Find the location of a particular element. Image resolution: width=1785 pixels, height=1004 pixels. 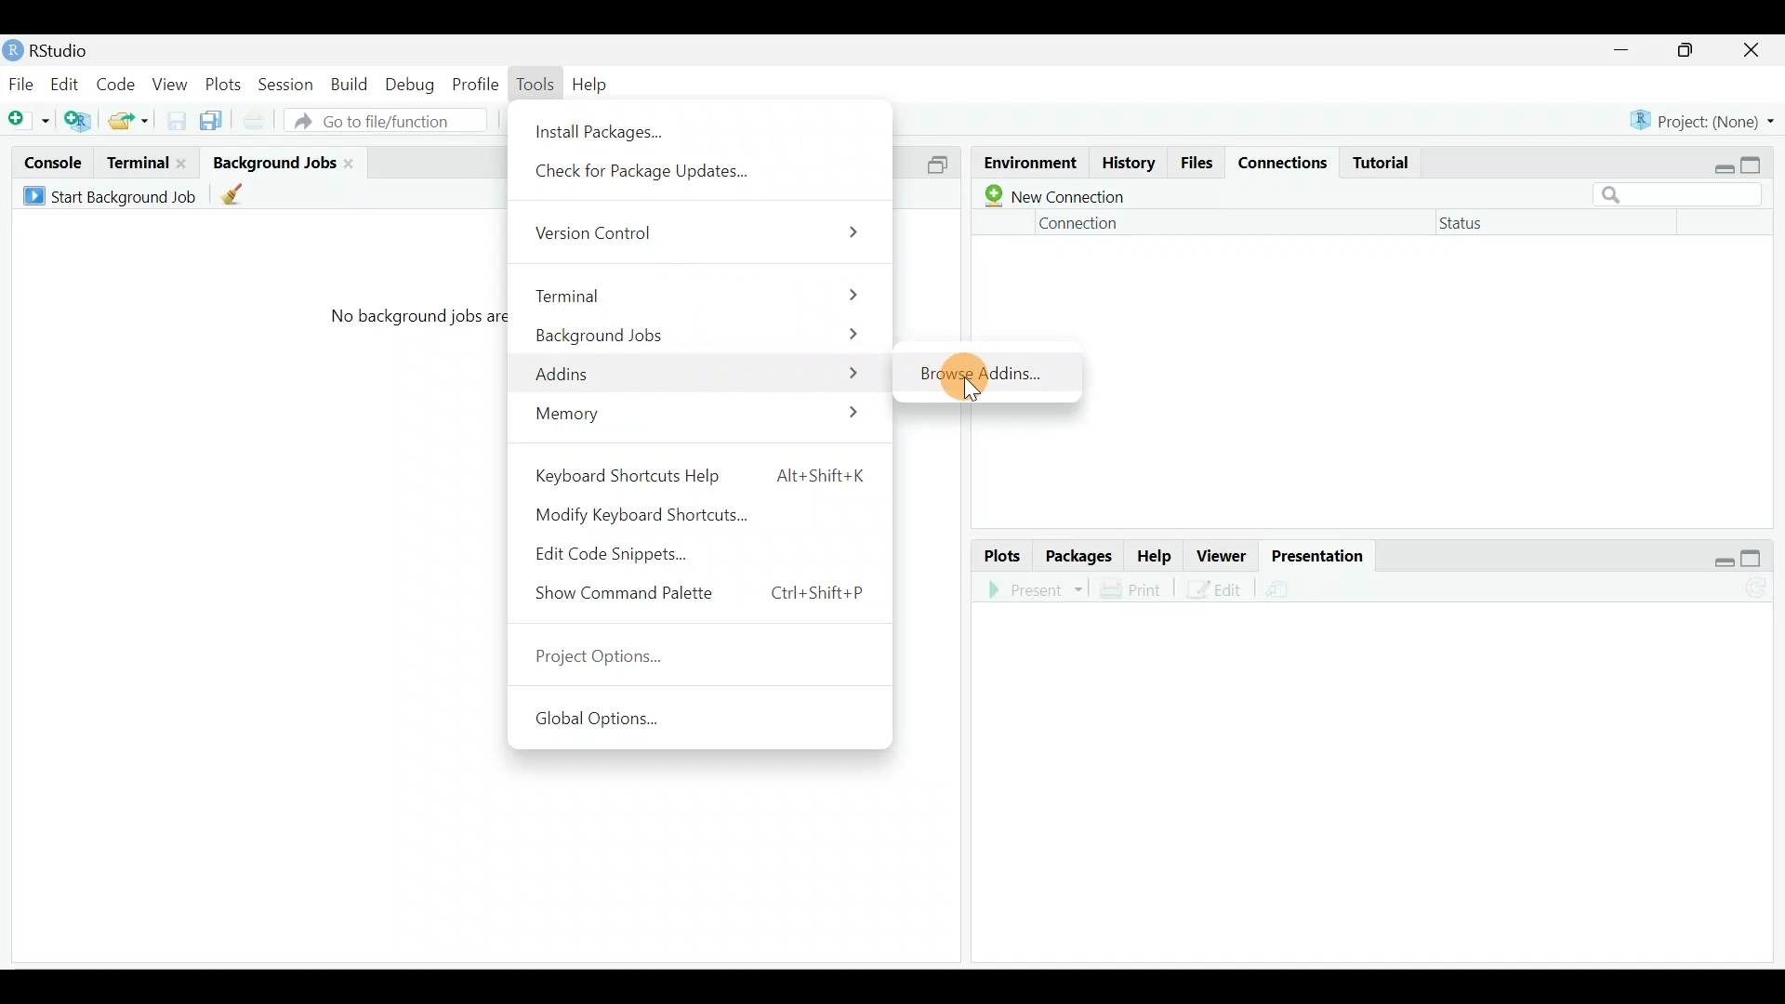

Print is located at coordinates (1143, 590).